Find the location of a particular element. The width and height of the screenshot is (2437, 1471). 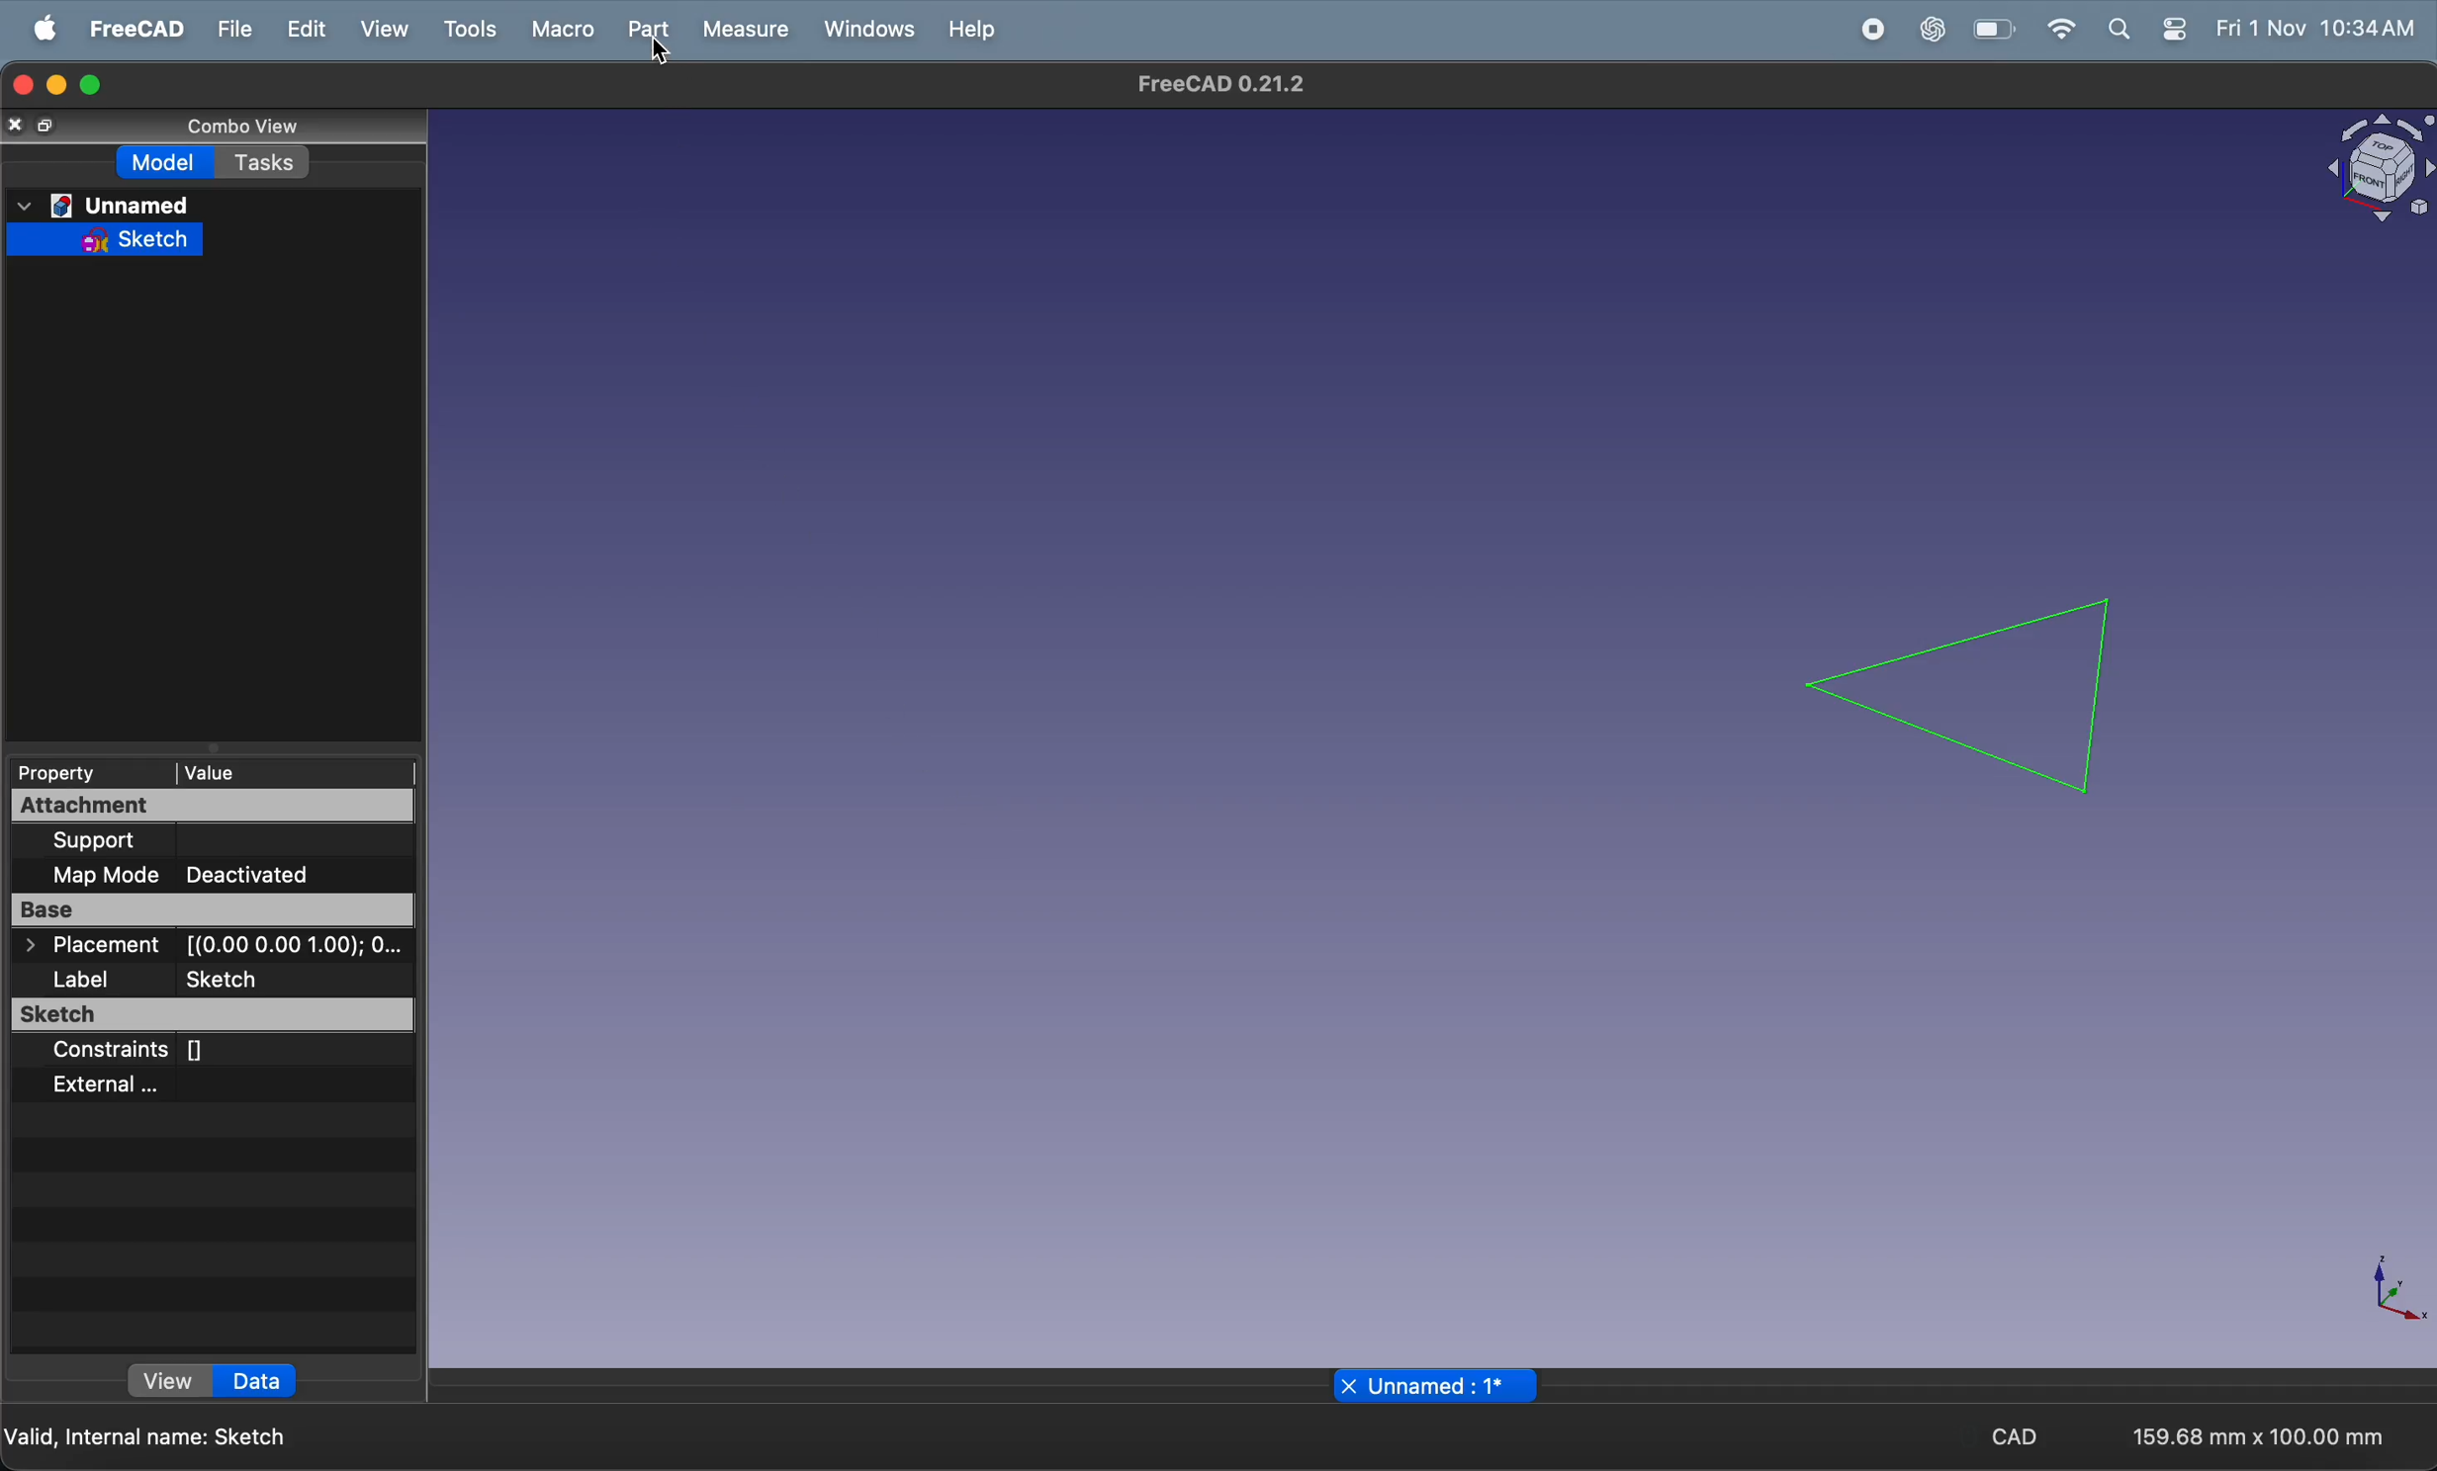

sketch is located at coordinates (123, 238).